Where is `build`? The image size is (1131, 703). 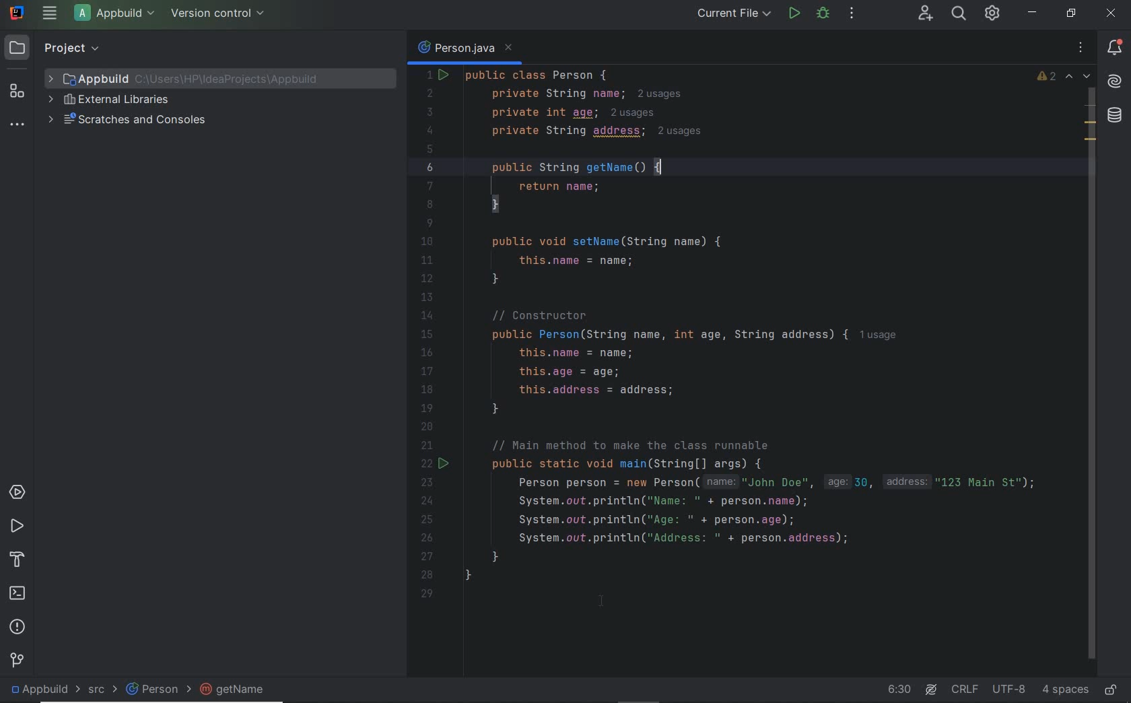 build is located at coordinates (18, 557).